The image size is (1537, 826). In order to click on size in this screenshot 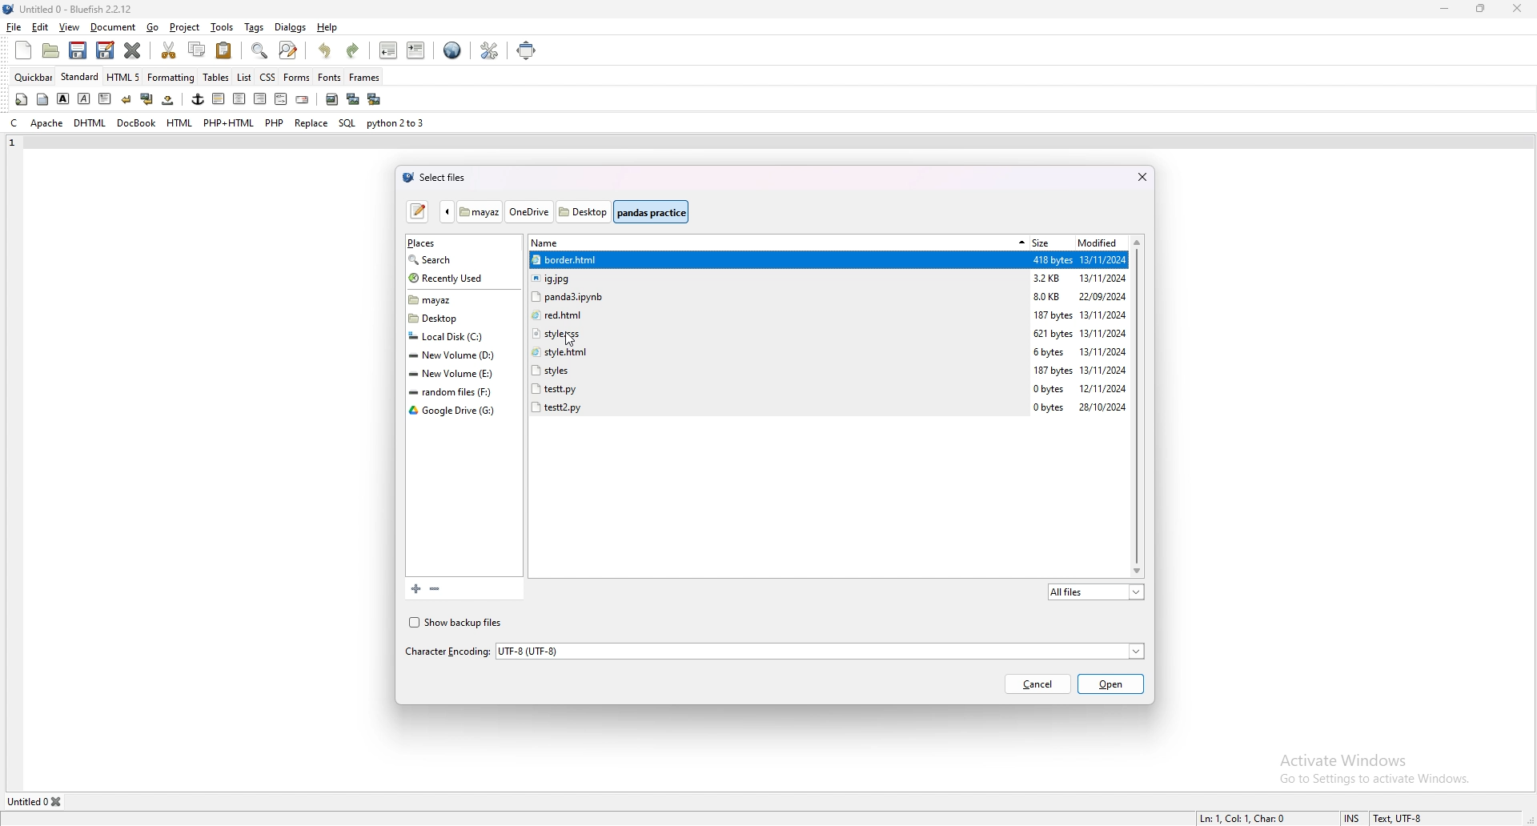, I will do `click(1049, 241)`.